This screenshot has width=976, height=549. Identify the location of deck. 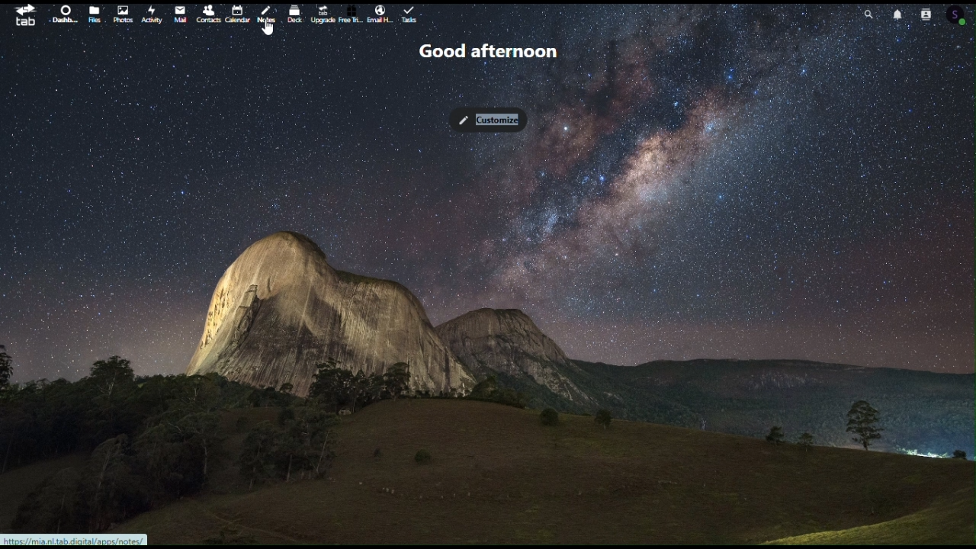
(295, 12).